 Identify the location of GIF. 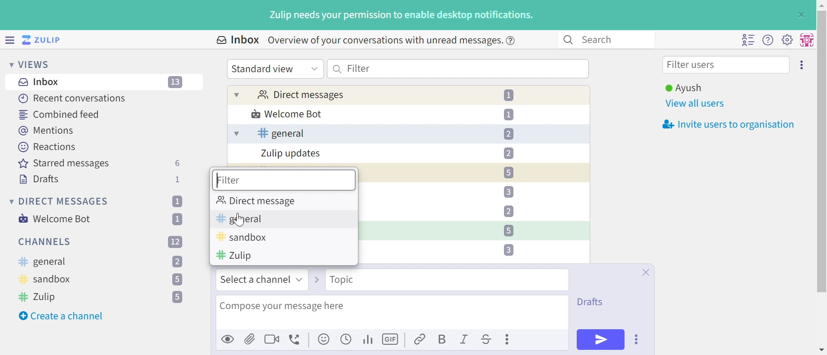
(392, 340).